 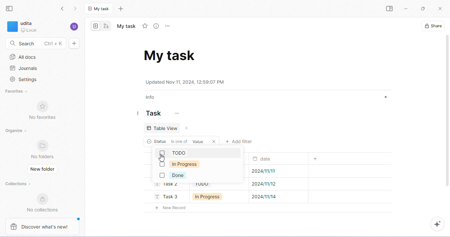 What do you see at coordinates (41, 199) in the screenshot?
I see `collections logo` at bounding box center [41, 199].